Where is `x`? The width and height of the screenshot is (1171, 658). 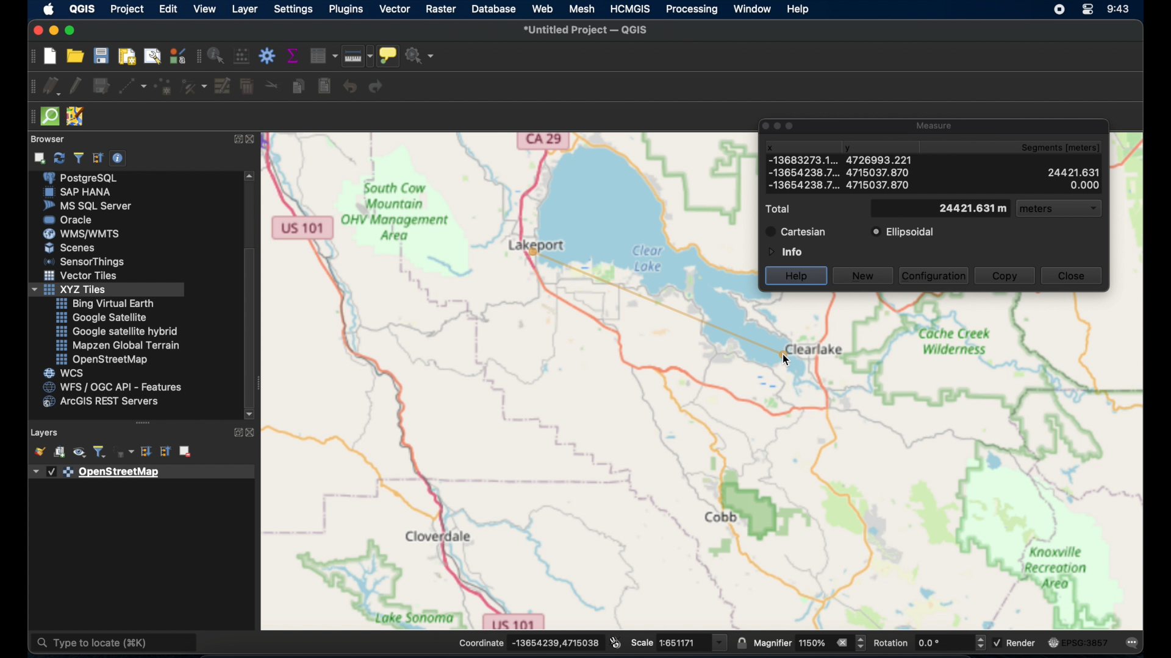
x is located at coordinates (770, 146).